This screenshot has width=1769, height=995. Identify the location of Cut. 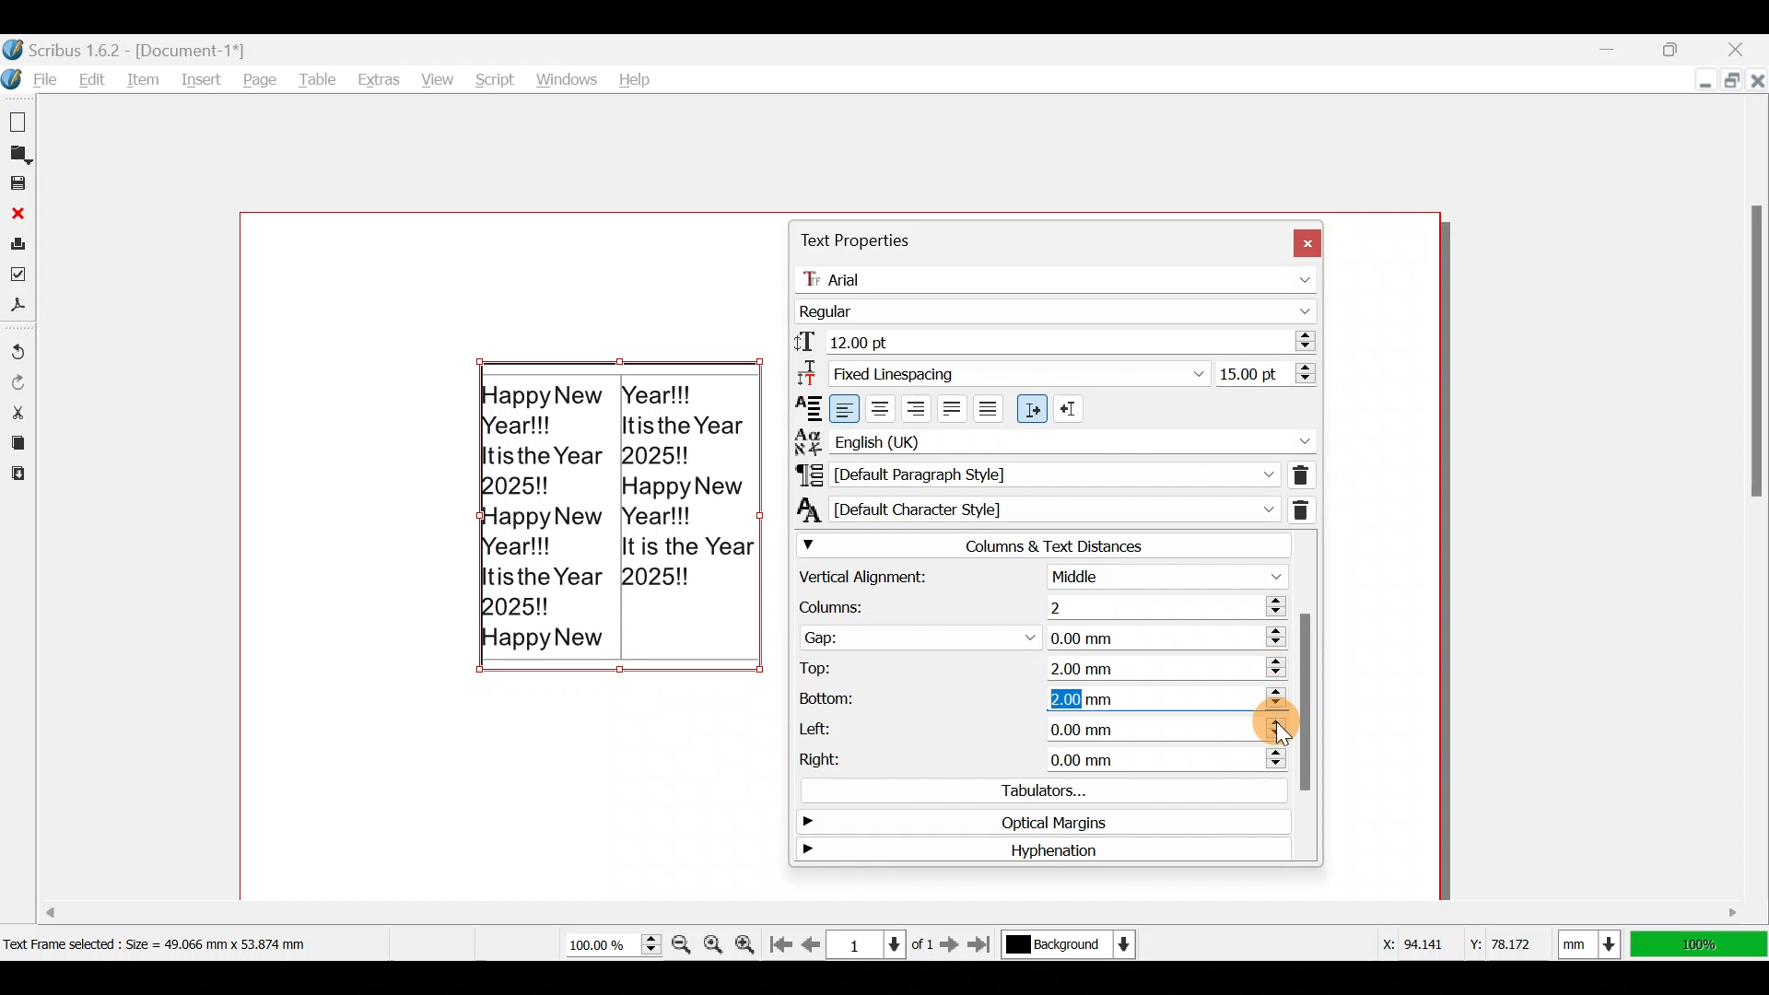
(18, 411).